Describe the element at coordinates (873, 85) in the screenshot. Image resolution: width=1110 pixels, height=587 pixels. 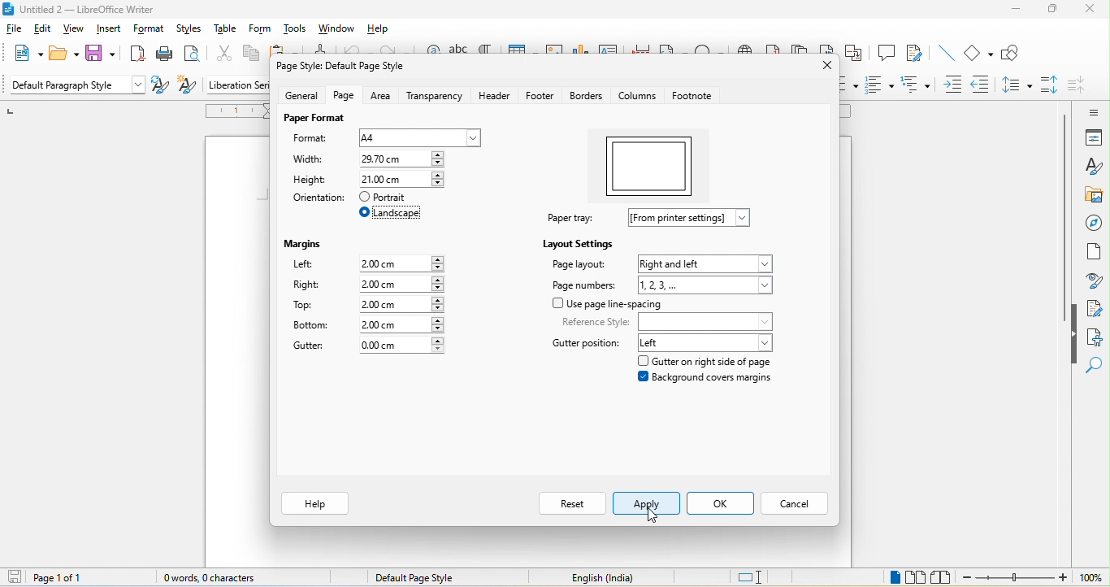
I see `ordered list` at that location.